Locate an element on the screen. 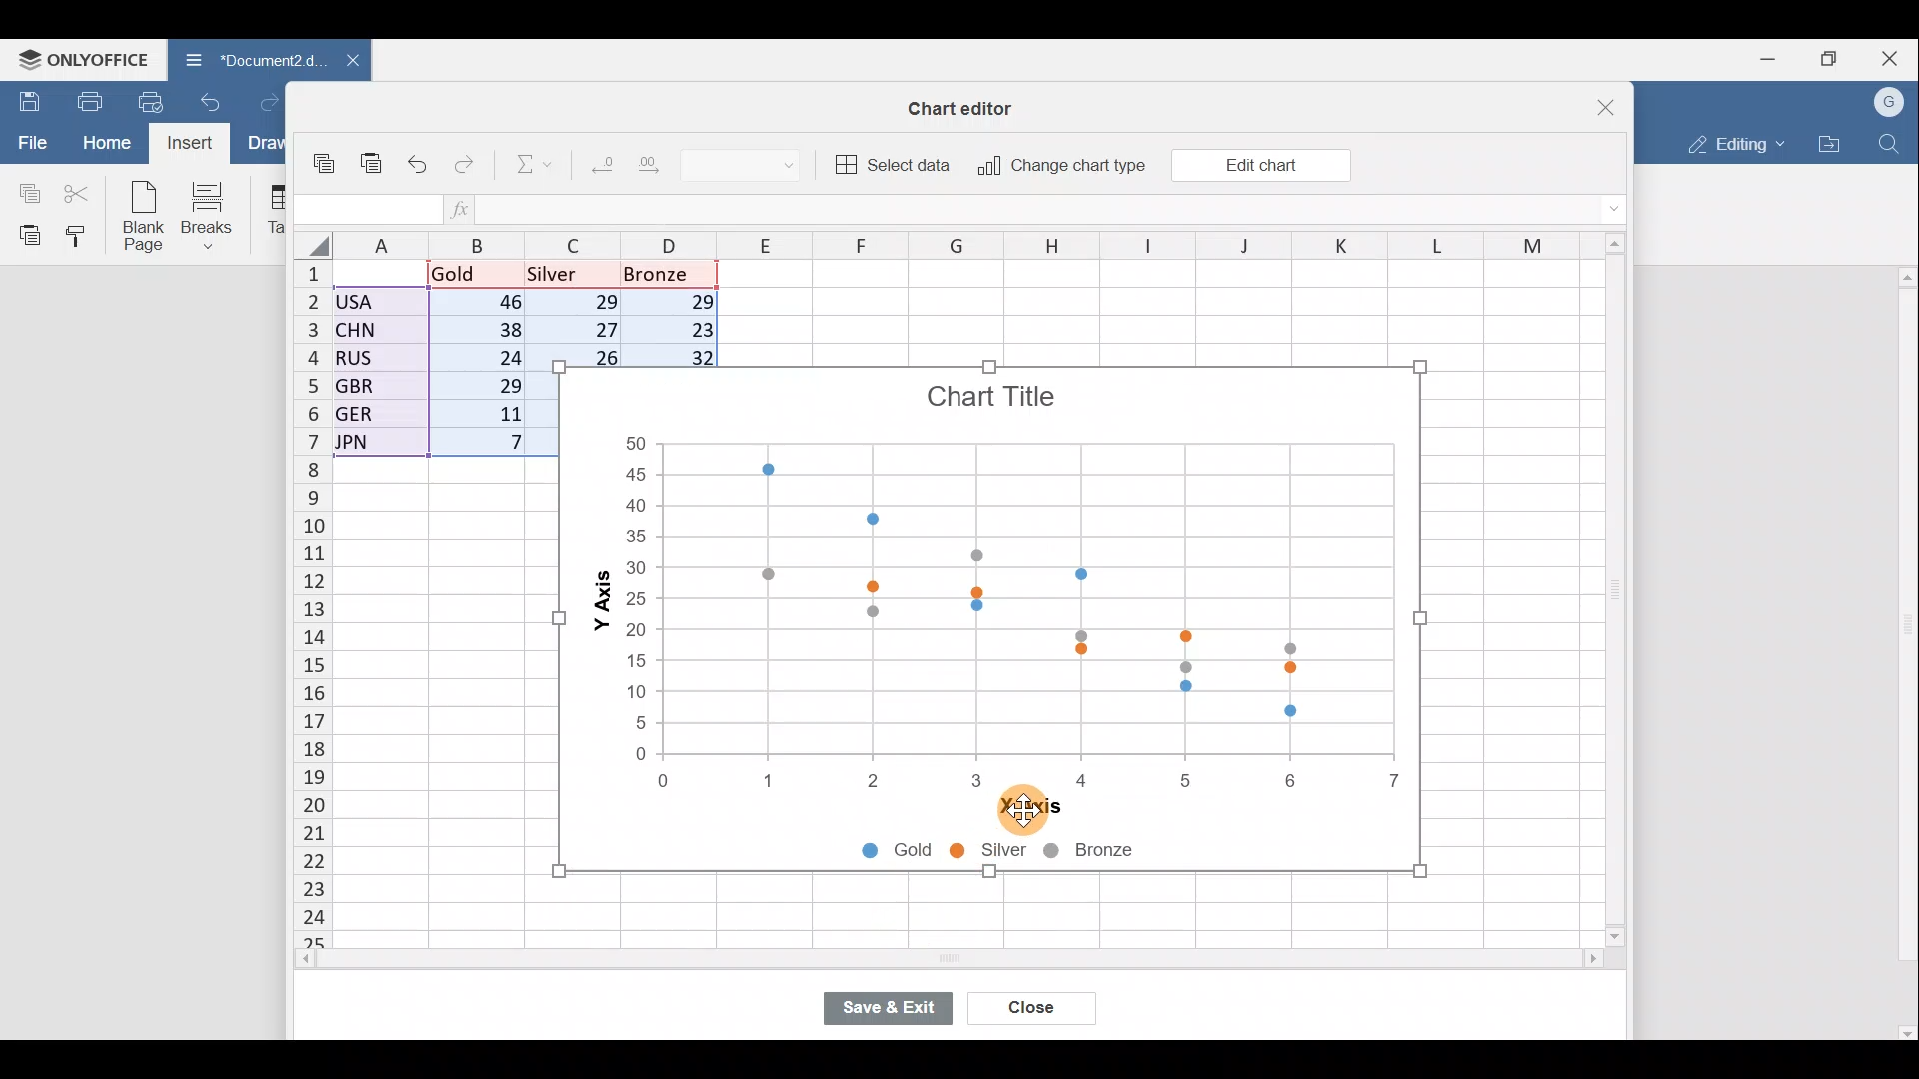 Image resolution: width=1919 pixels, height=1079 pixels. Print file is located at coordinates (85, 103).